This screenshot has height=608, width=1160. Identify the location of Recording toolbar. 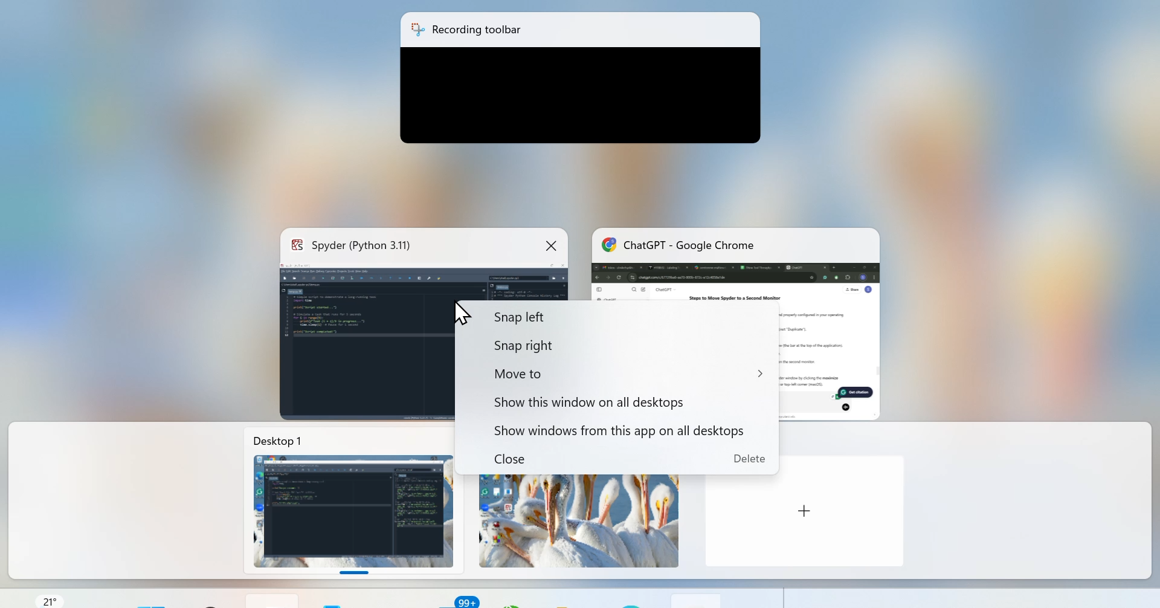
(581, 30).